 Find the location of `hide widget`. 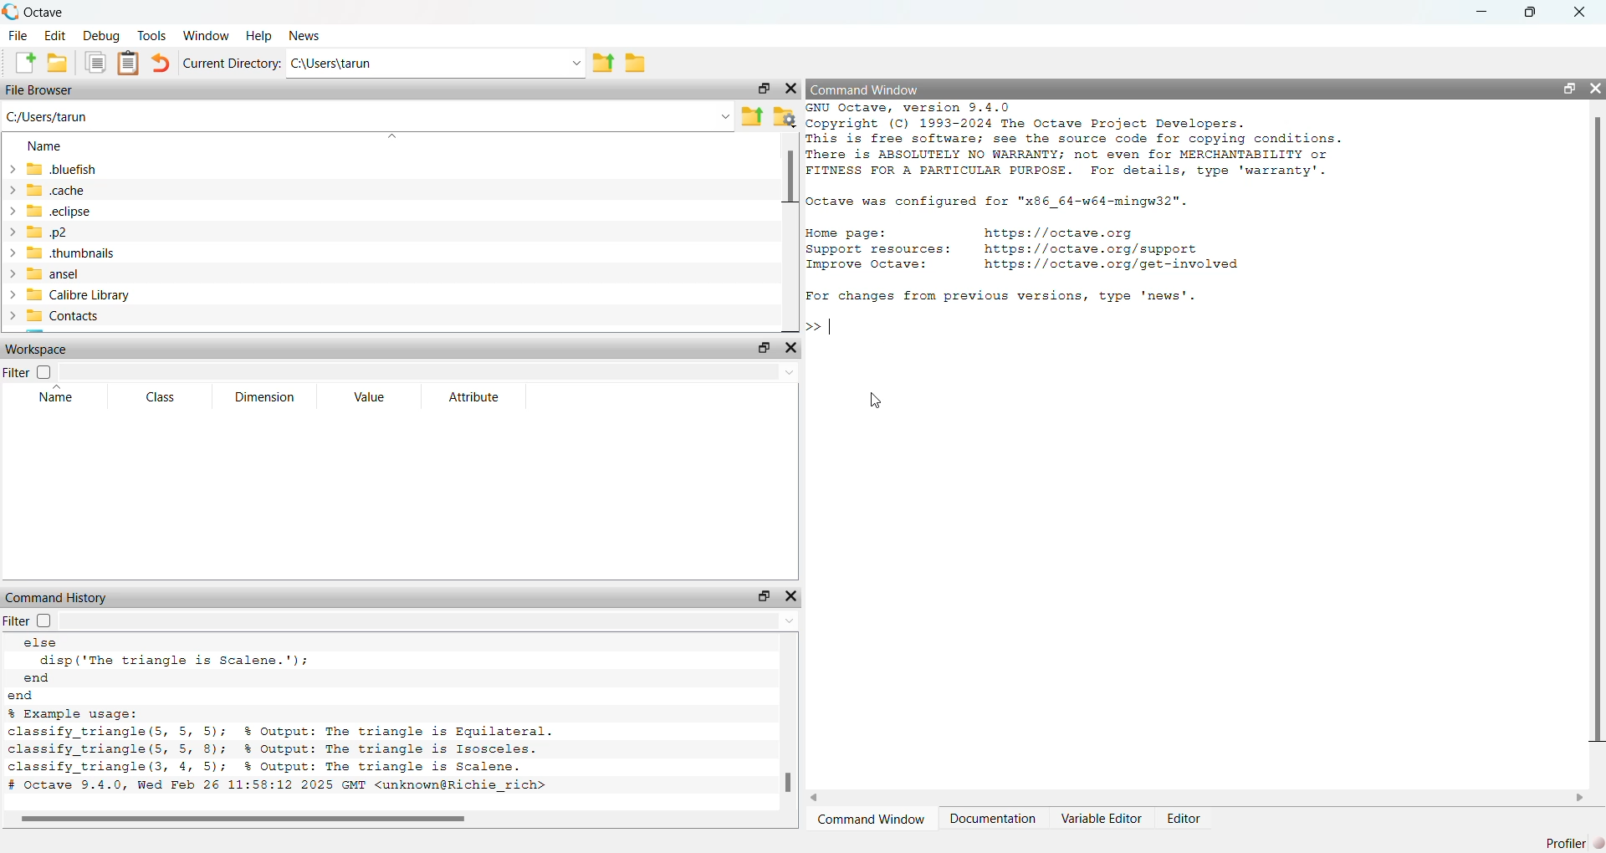

hide widget is located at coordinates (1596, 87).